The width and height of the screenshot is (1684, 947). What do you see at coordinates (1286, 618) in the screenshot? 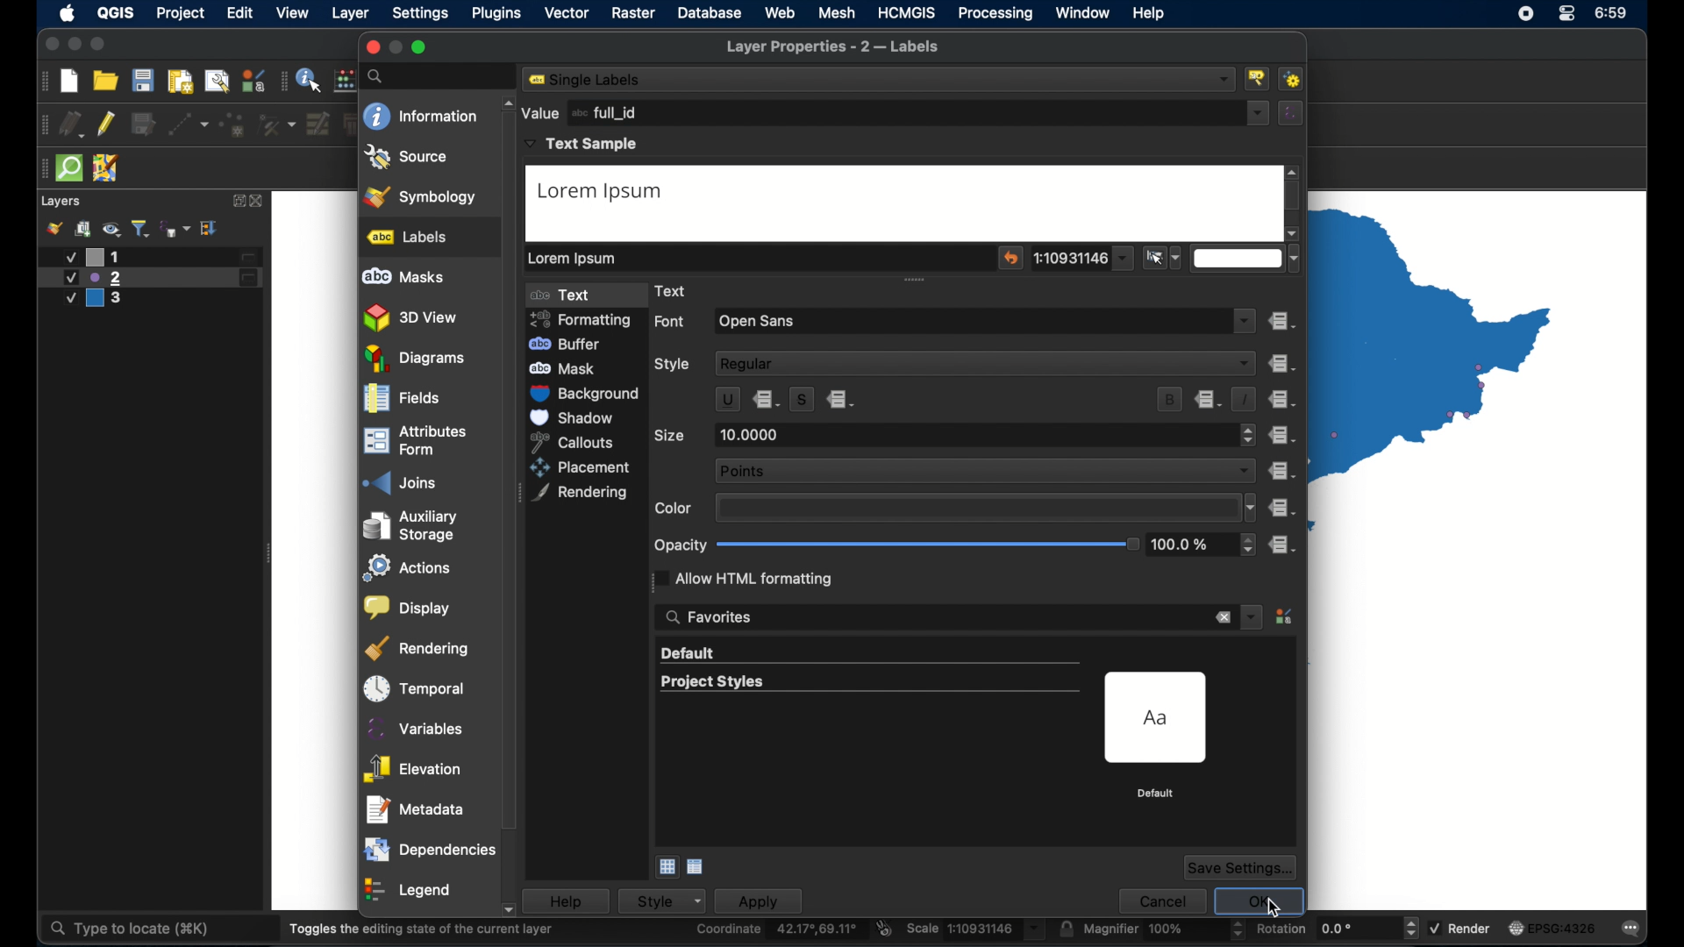
I see `style manager` at bounding box center [1286, 618].